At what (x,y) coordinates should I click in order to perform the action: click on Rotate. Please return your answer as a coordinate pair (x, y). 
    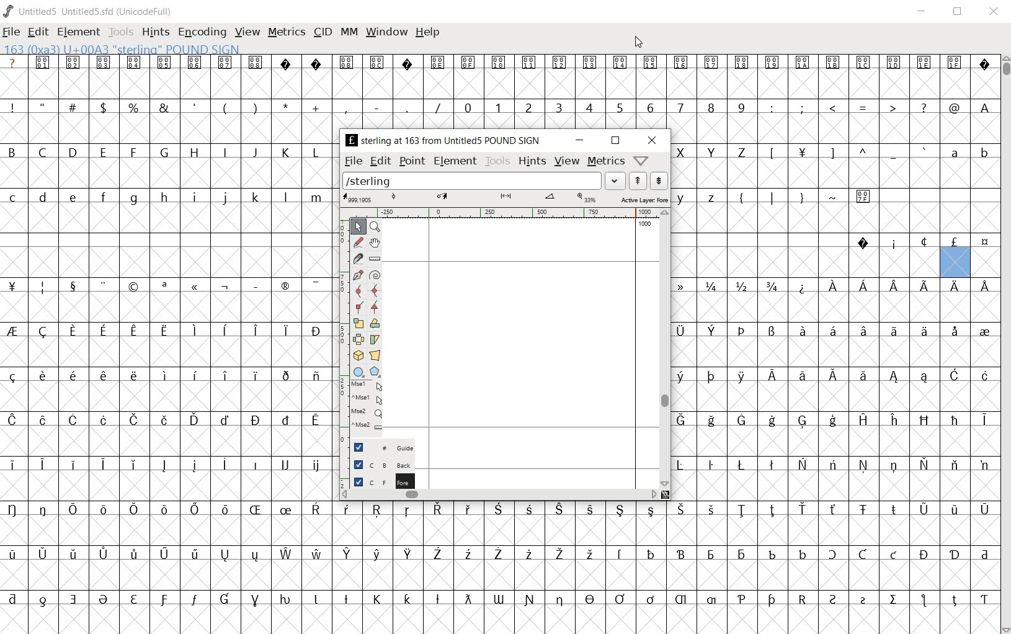
    Looking at the image, I should click on (377, 323).